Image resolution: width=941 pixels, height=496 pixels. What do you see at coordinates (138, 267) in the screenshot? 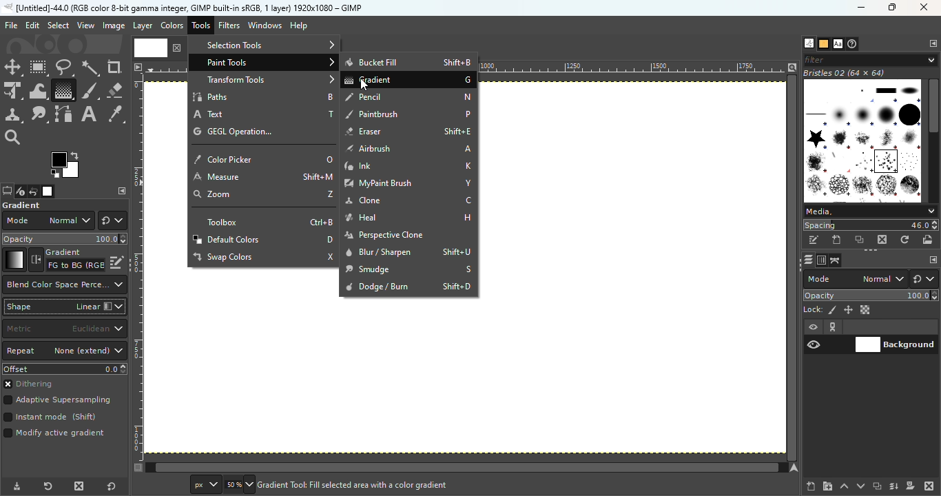
I see `Vertical ruler` at bounding box center [138, 267].